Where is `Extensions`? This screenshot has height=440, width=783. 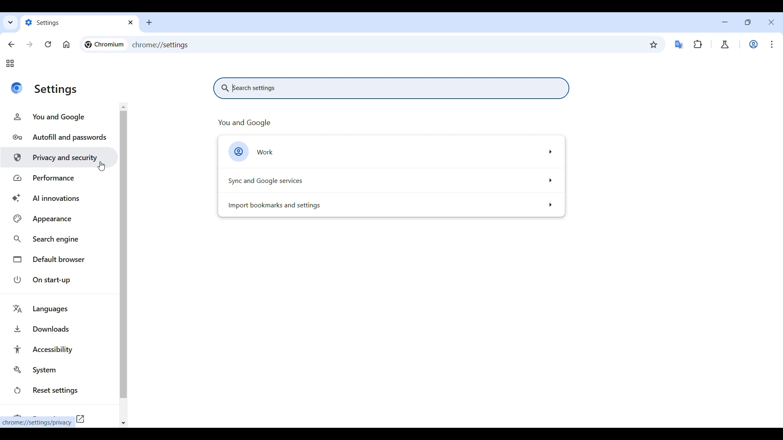
Extensions is located at coordinates (698, 44).